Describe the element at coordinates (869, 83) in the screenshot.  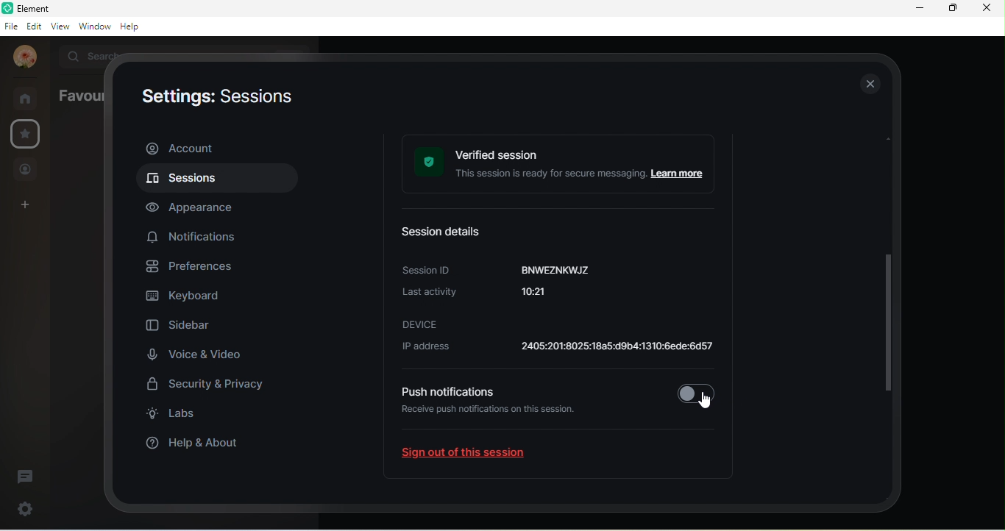
I see `close` at that location.